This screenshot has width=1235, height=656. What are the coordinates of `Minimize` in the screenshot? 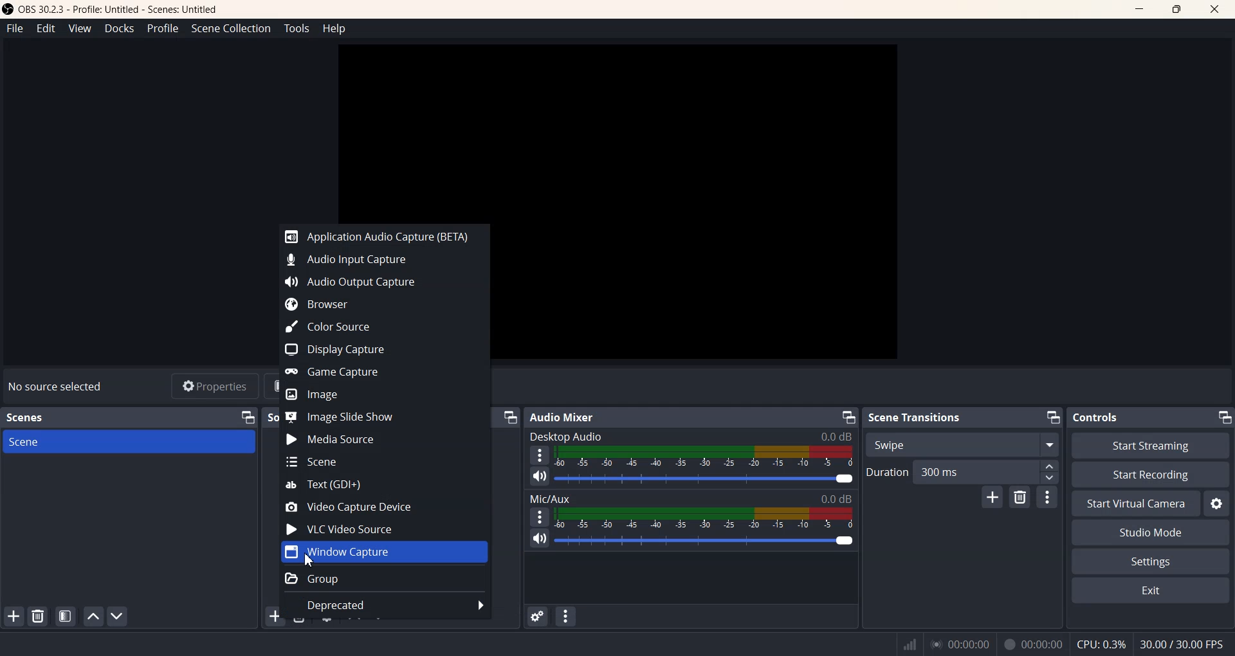 It's located at (1142, 10).